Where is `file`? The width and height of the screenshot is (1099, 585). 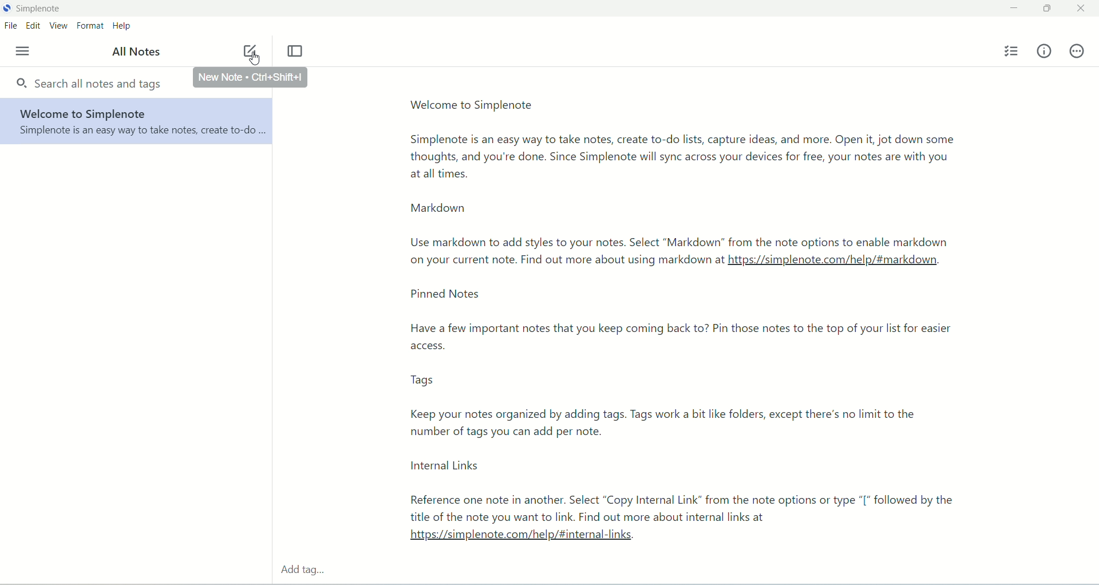
file is located at coordinates (9, 26).